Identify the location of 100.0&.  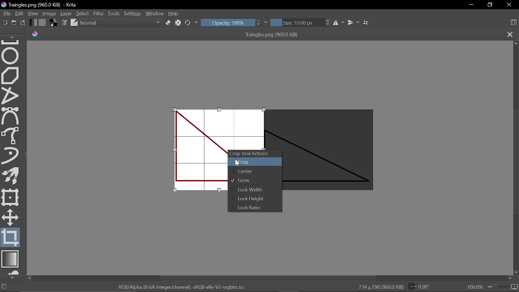
(493, 286).